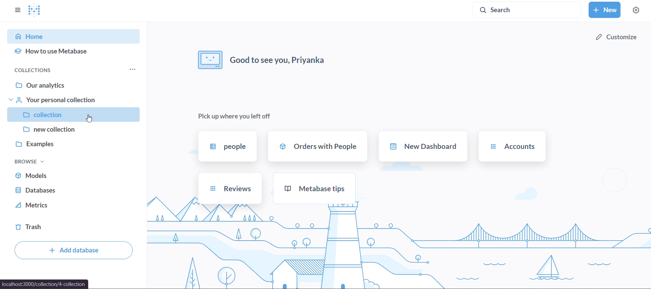 This screenshot has height=289, width=651. What do you see at coordinates (74, 36) in the screenshot?
I see `home` at bounding box center [74, 36].